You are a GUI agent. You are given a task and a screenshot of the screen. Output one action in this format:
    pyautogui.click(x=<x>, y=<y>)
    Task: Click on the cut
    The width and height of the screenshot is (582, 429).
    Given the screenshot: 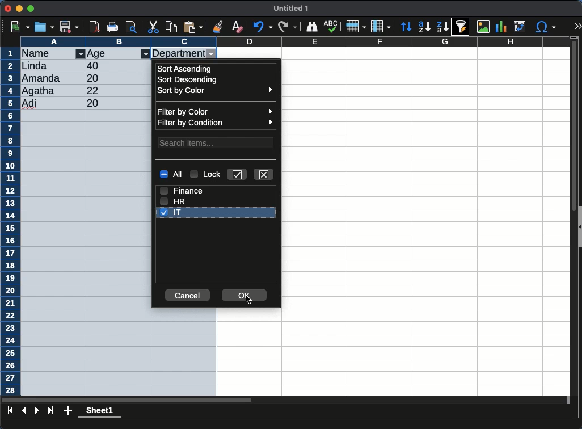 What is the action you would take?
    pyautogui.click(x=154, y=27)
    